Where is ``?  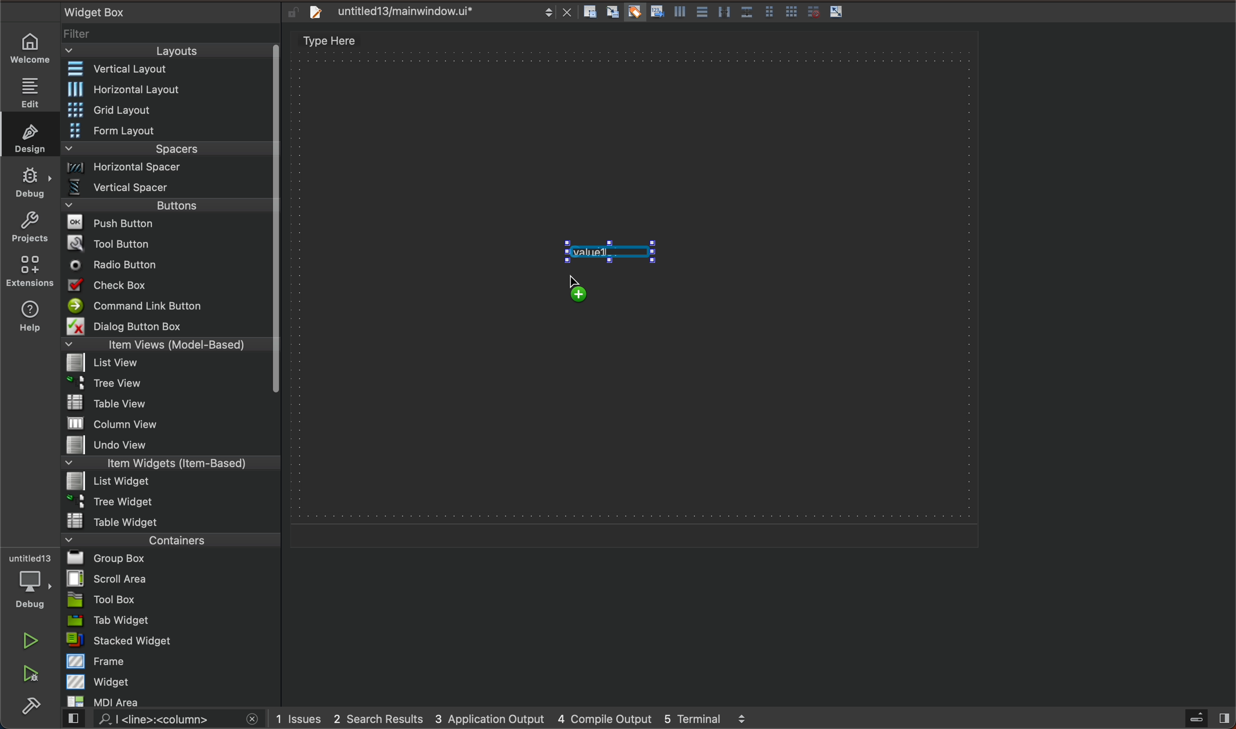
 is located at coordinates (174, 89).